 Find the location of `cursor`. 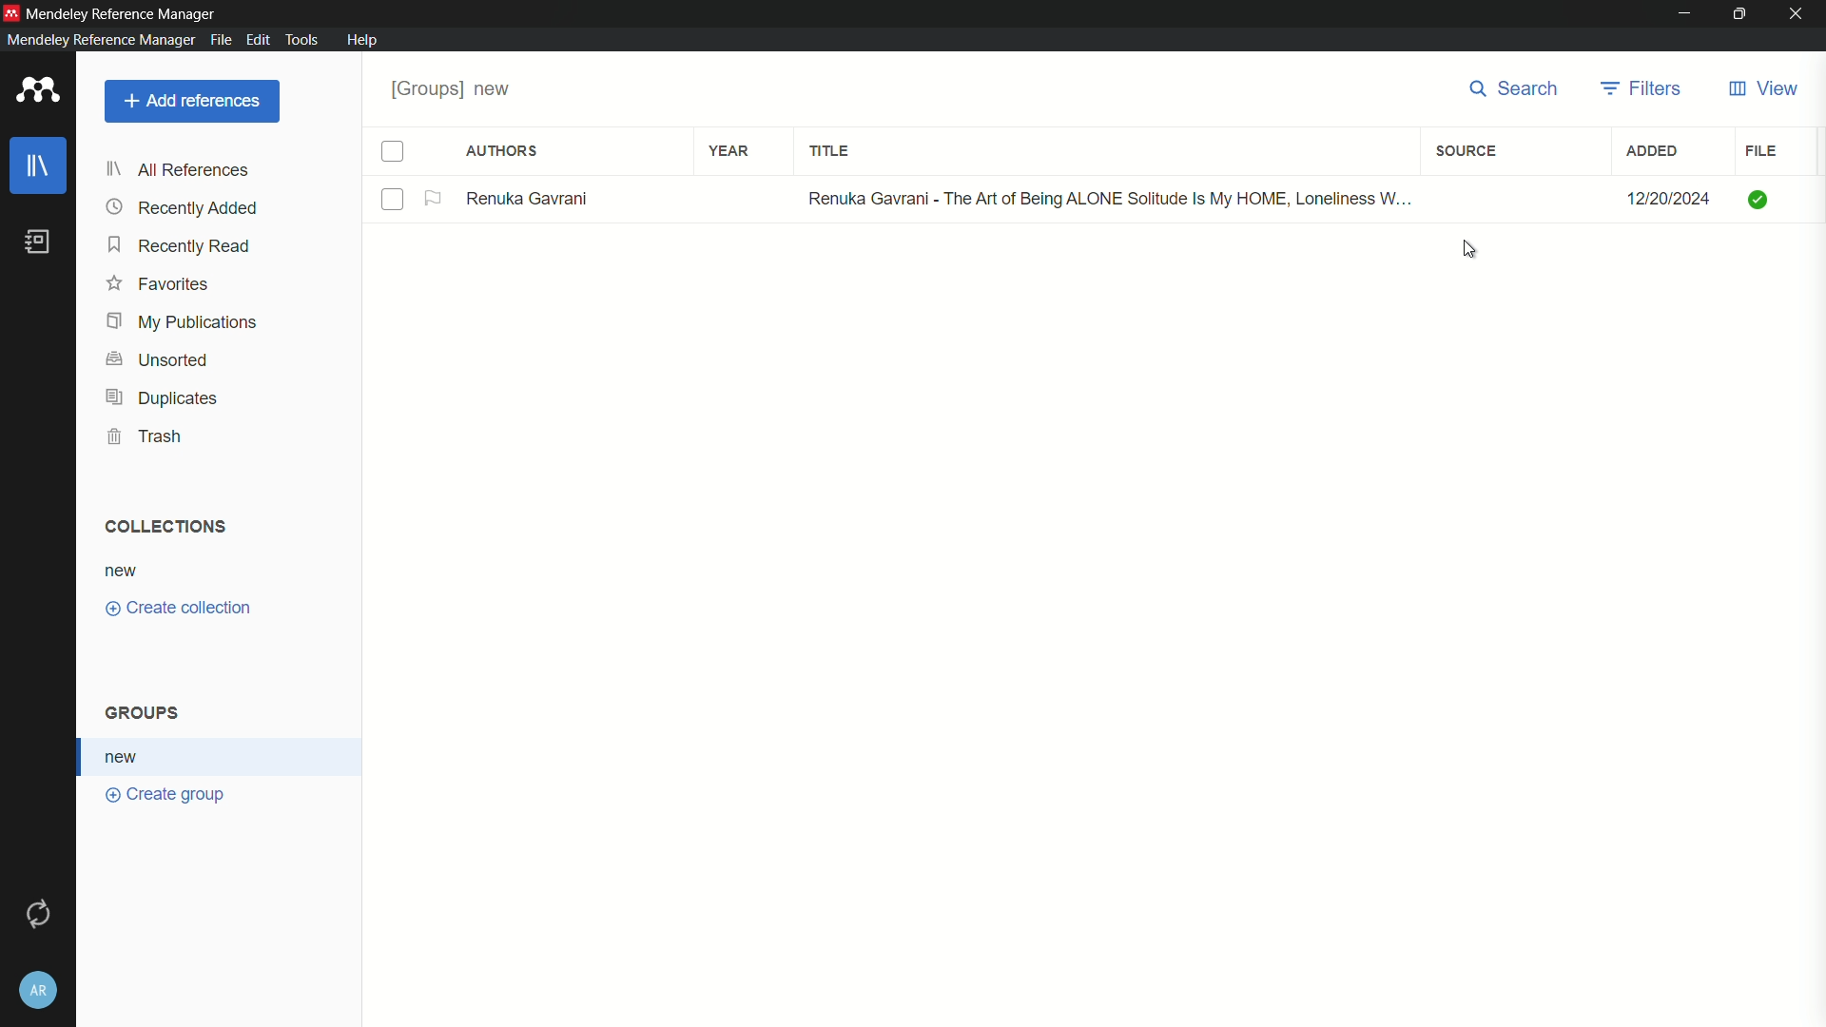

cursor is located at coordinates (1468, 250).